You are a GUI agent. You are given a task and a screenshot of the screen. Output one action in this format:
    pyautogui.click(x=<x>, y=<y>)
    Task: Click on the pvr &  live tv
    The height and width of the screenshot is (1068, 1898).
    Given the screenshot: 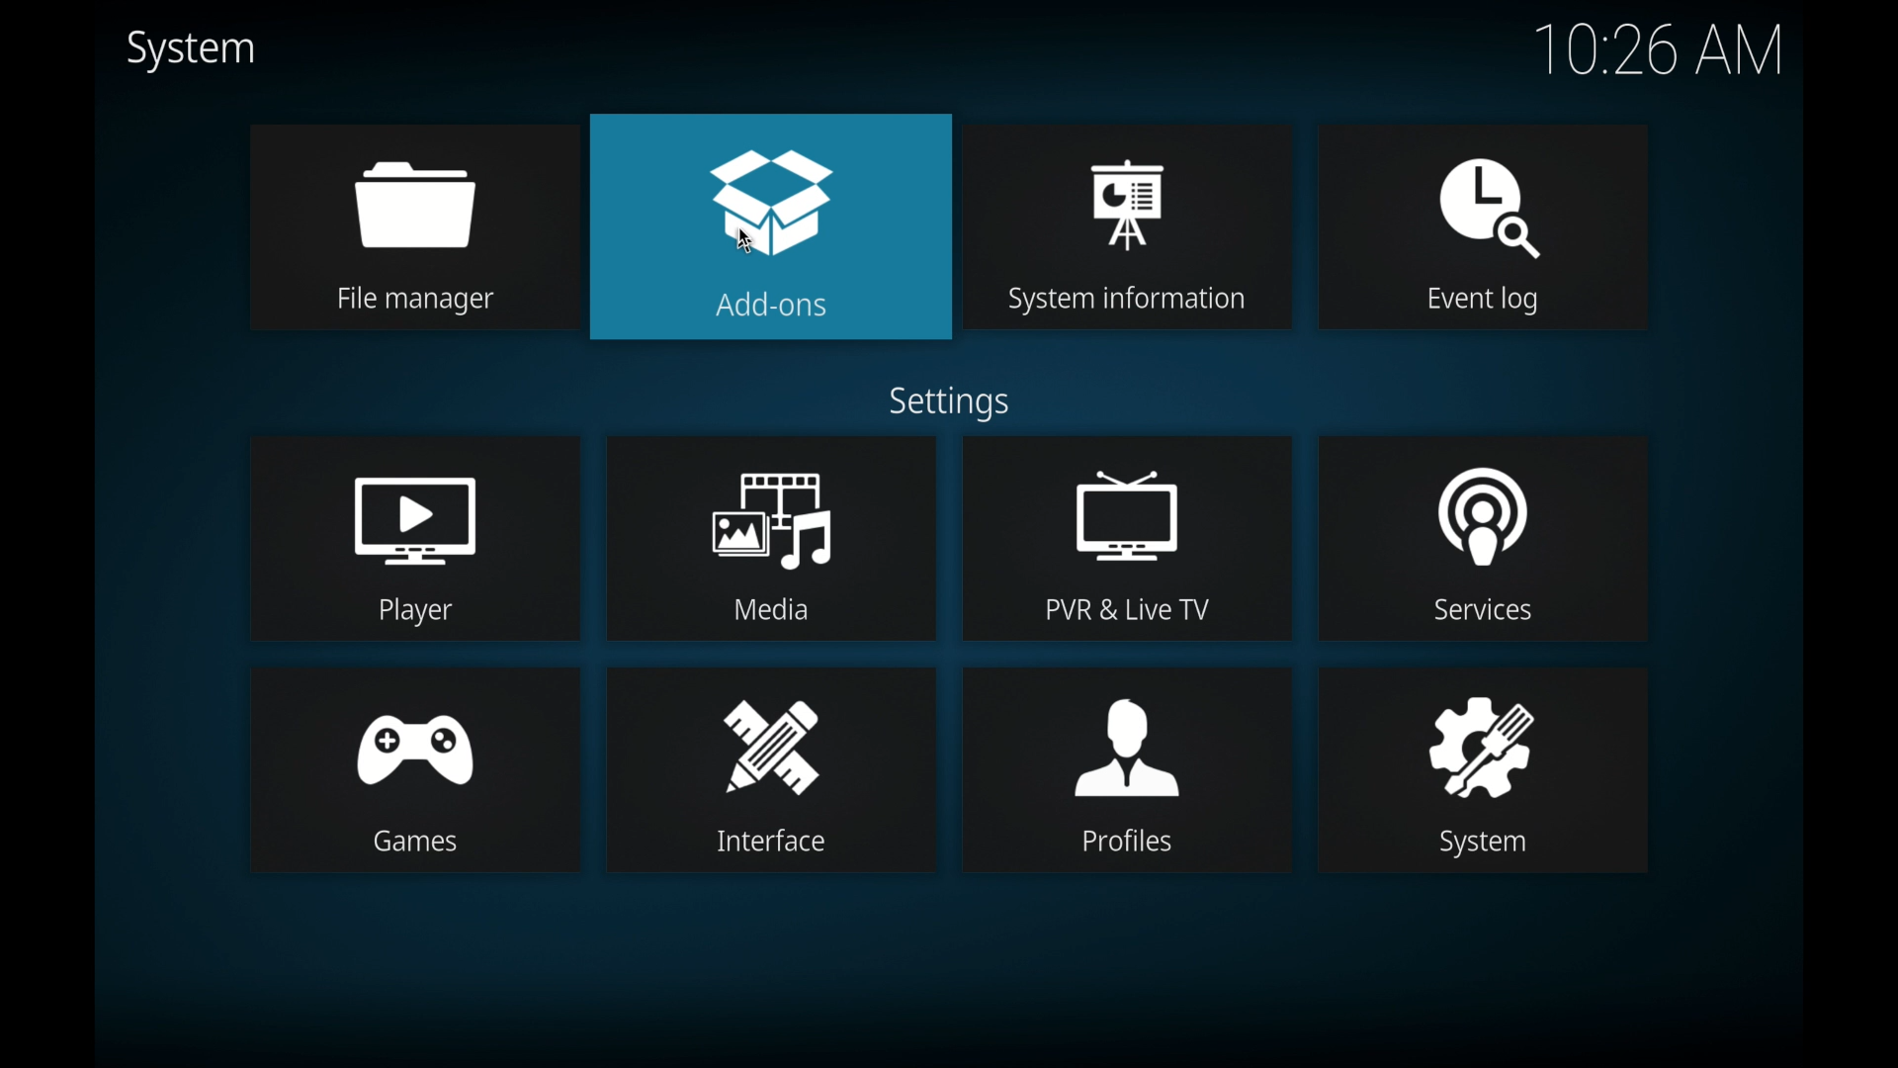 What is the action you would take?
    pyautogui.click(x=1128, y=539)
    